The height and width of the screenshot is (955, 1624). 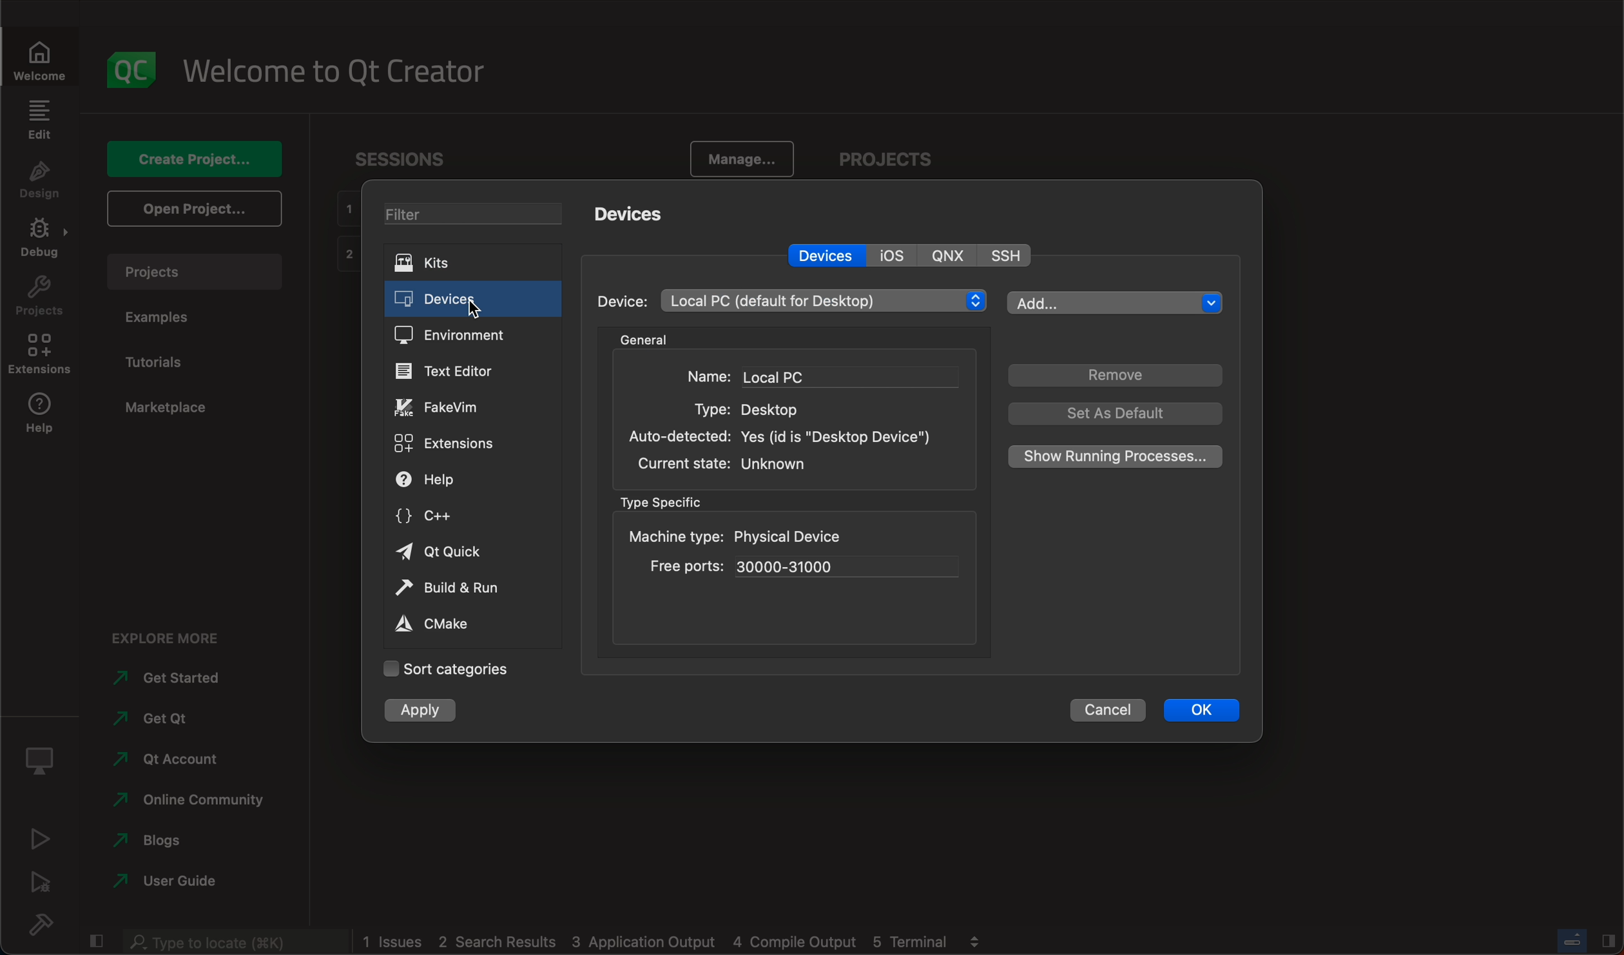 I want to click on CMake, so click(x=442, y=626).